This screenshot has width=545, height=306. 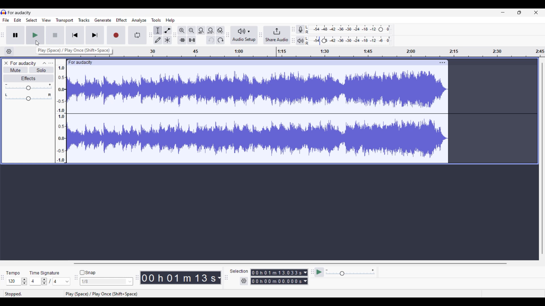 What do you see at coordinates (442, 62) in the screenshot?
I see `Track settings` at bounding box center [442, 62].